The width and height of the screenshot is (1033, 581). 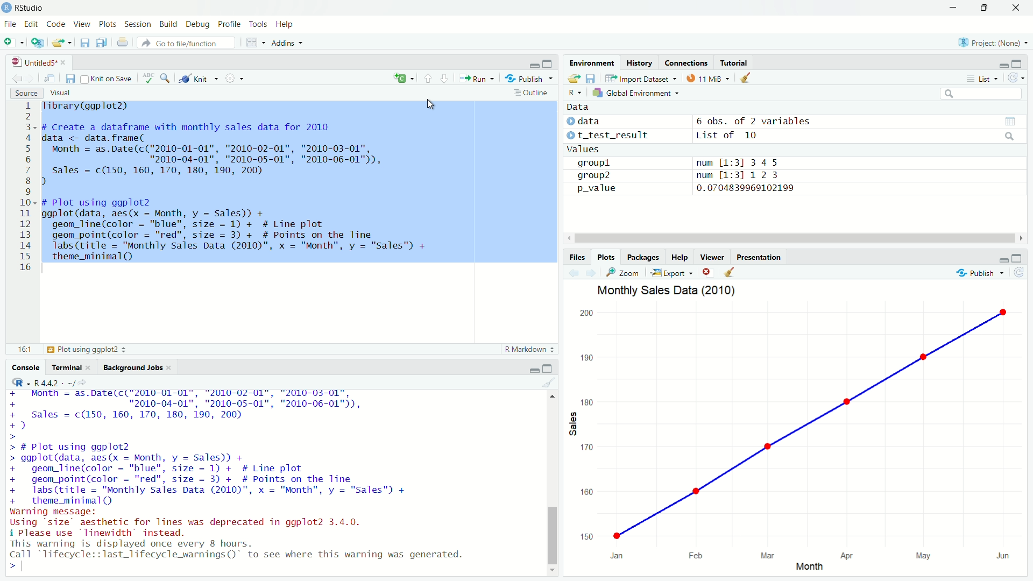 I want to click on Outline, so click(x=532, y=93).